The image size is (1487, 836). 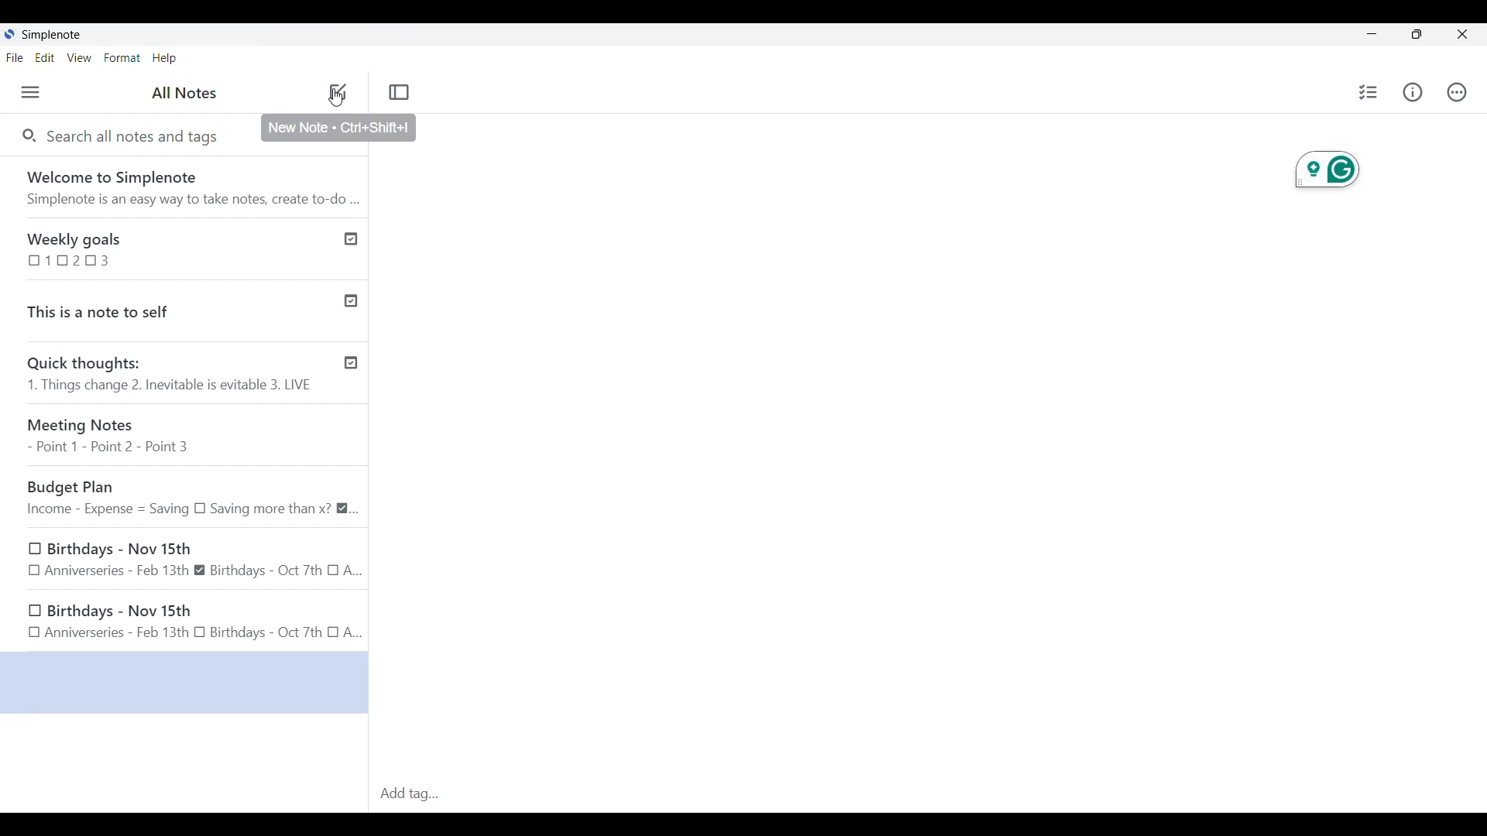 I want to click on Published notes check icon, so click(x=351, y=298).